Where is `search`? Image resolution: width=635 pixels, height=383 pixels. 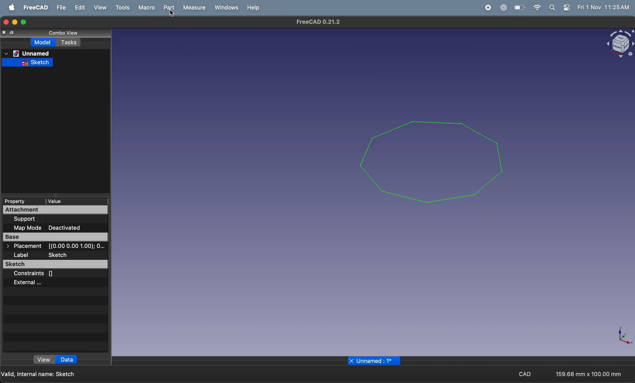
search is located at coordinates (552, 7).